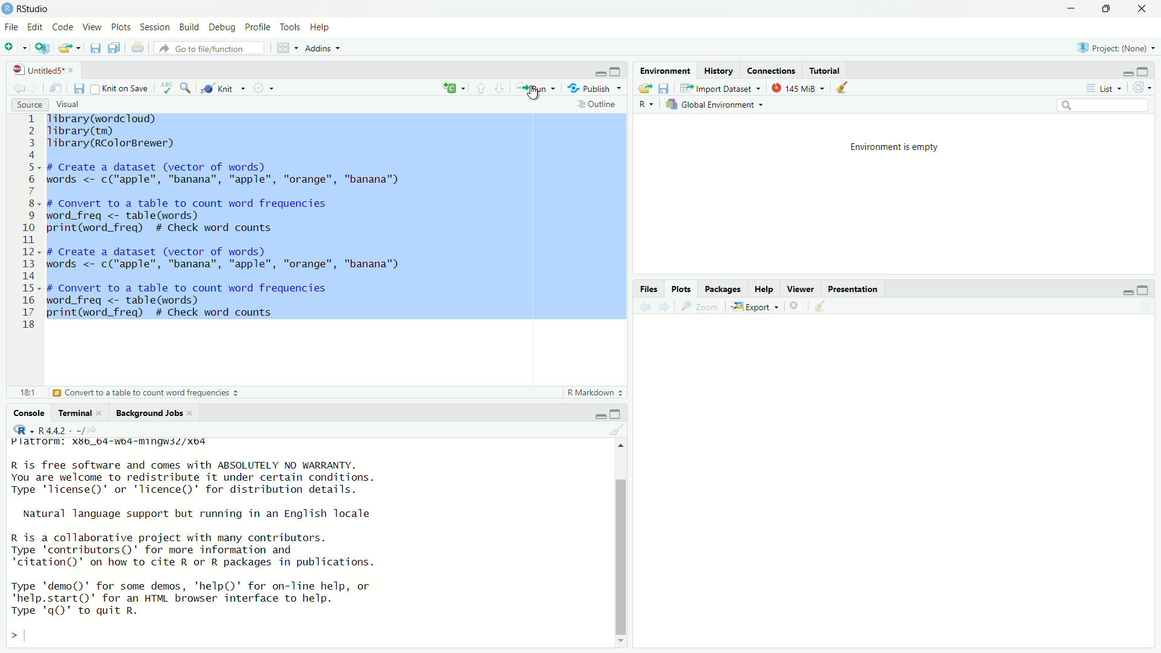 The height and width of the screenshot is (653, 1161). Describe the element at coordinates (136, 47) in the screenshot. I see `Print the current file` at that location.